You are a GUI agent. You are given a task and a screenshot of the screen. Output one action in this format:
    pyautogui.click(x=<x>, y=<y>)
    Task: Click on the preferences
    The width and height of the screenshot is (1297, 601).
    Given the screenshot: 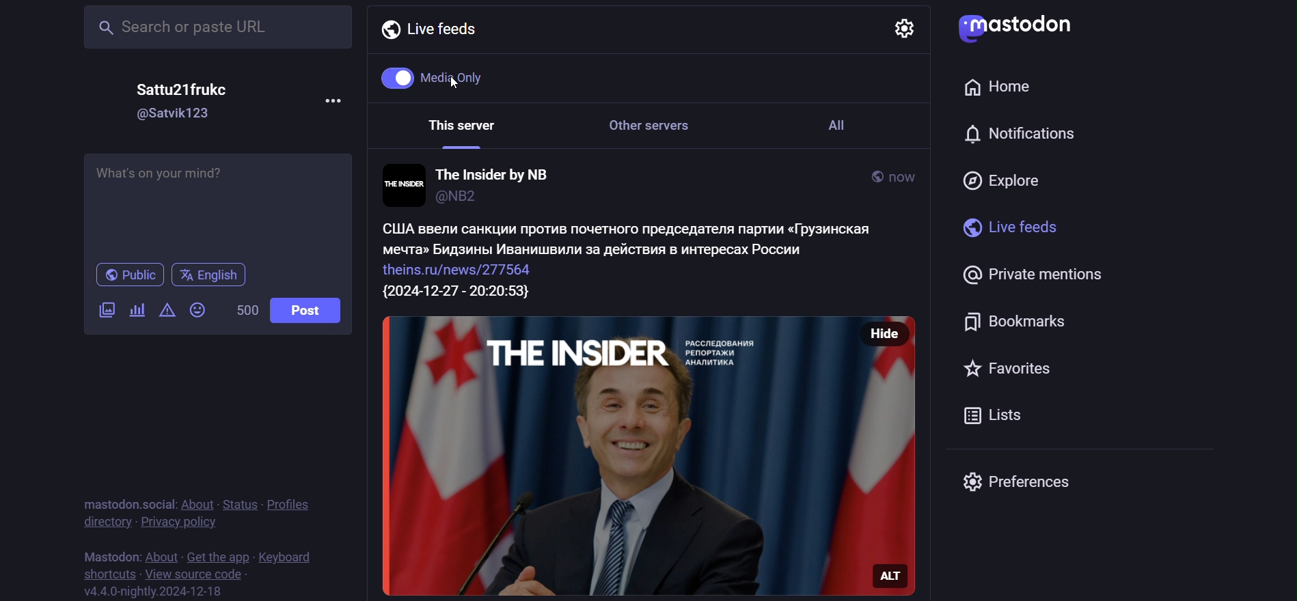 What is the action you would take?
    pyautogui.click(x=1022, y=483)
    